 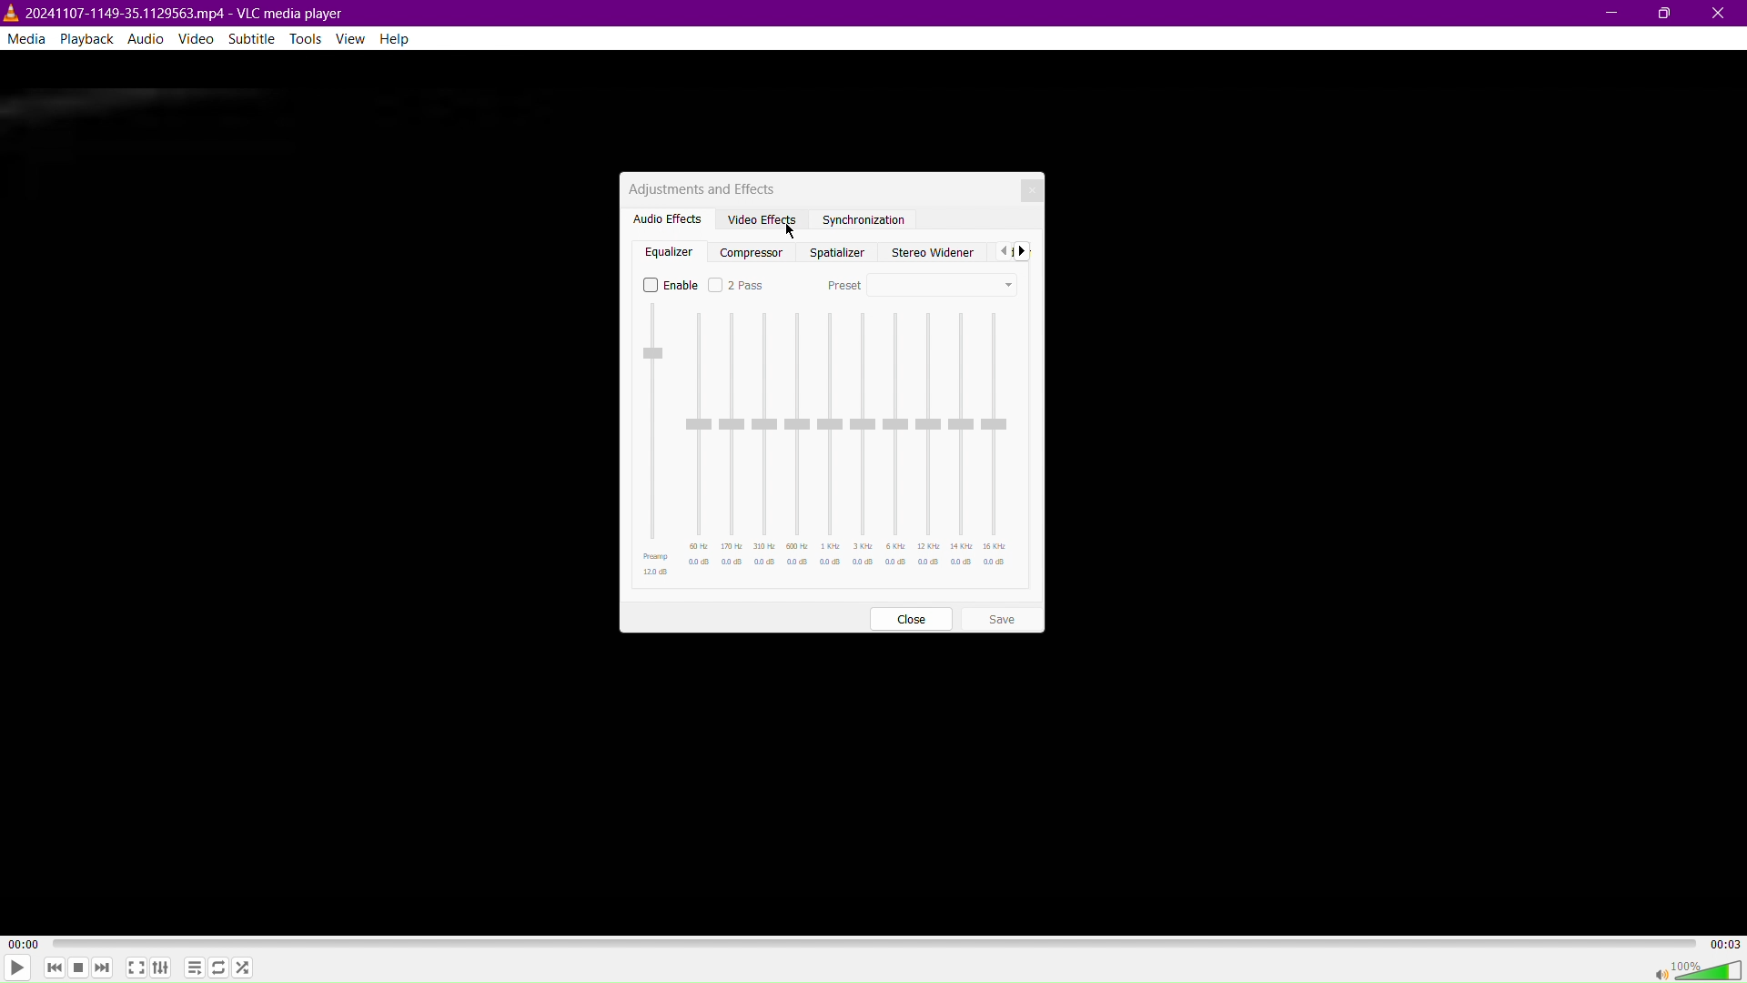 I want to click on Play, so click(x=17, y=968).